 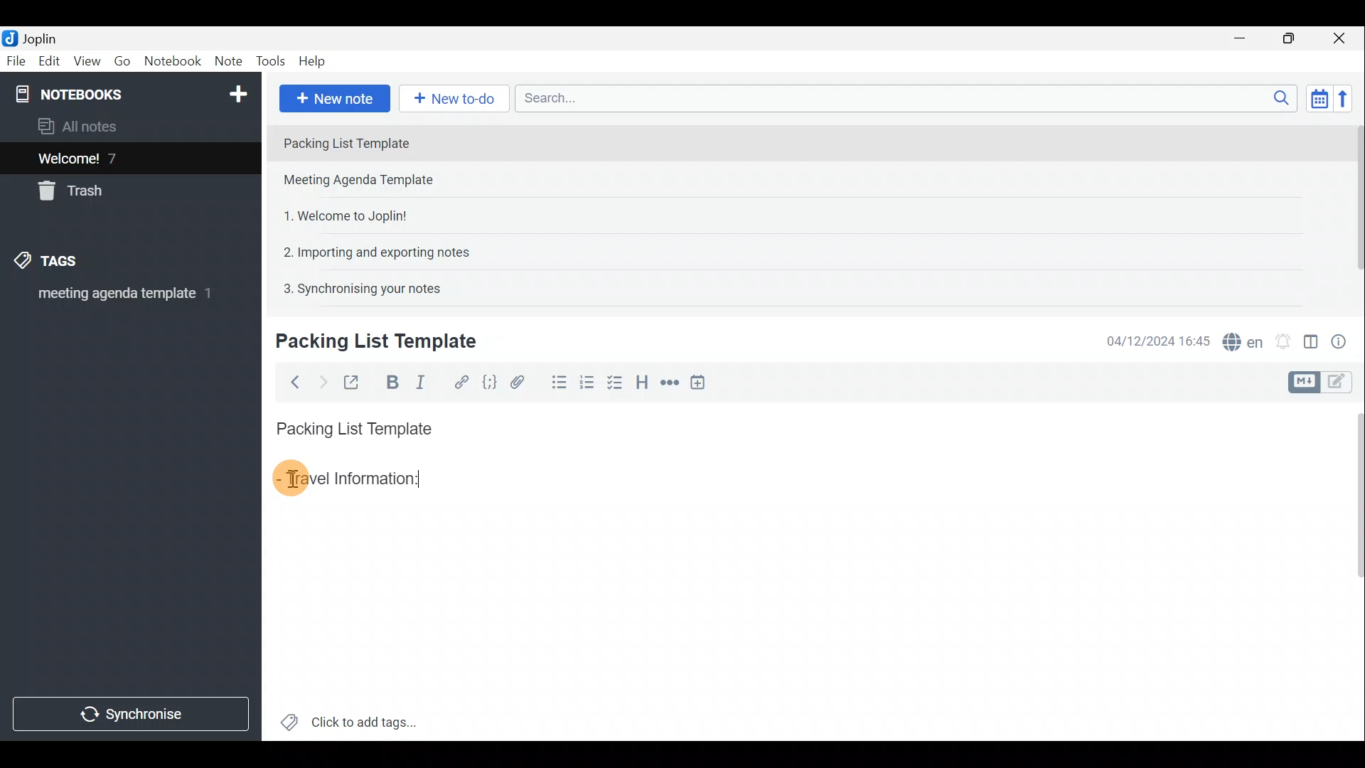 What do you see at coordinates (122, 298) in the screenshot?
I see `meeting agenda template` at bounding box center [122, 298].